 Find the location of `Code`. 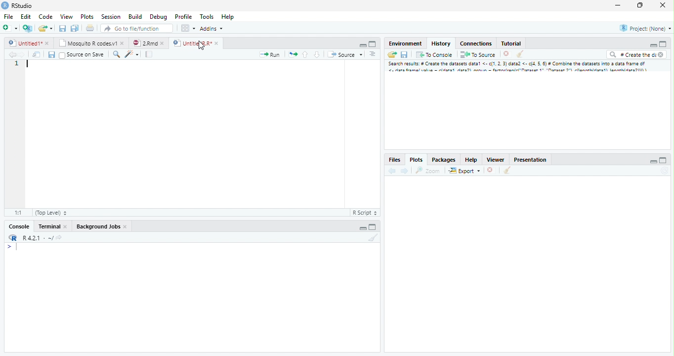

Code is located at coordinates (45, 17).